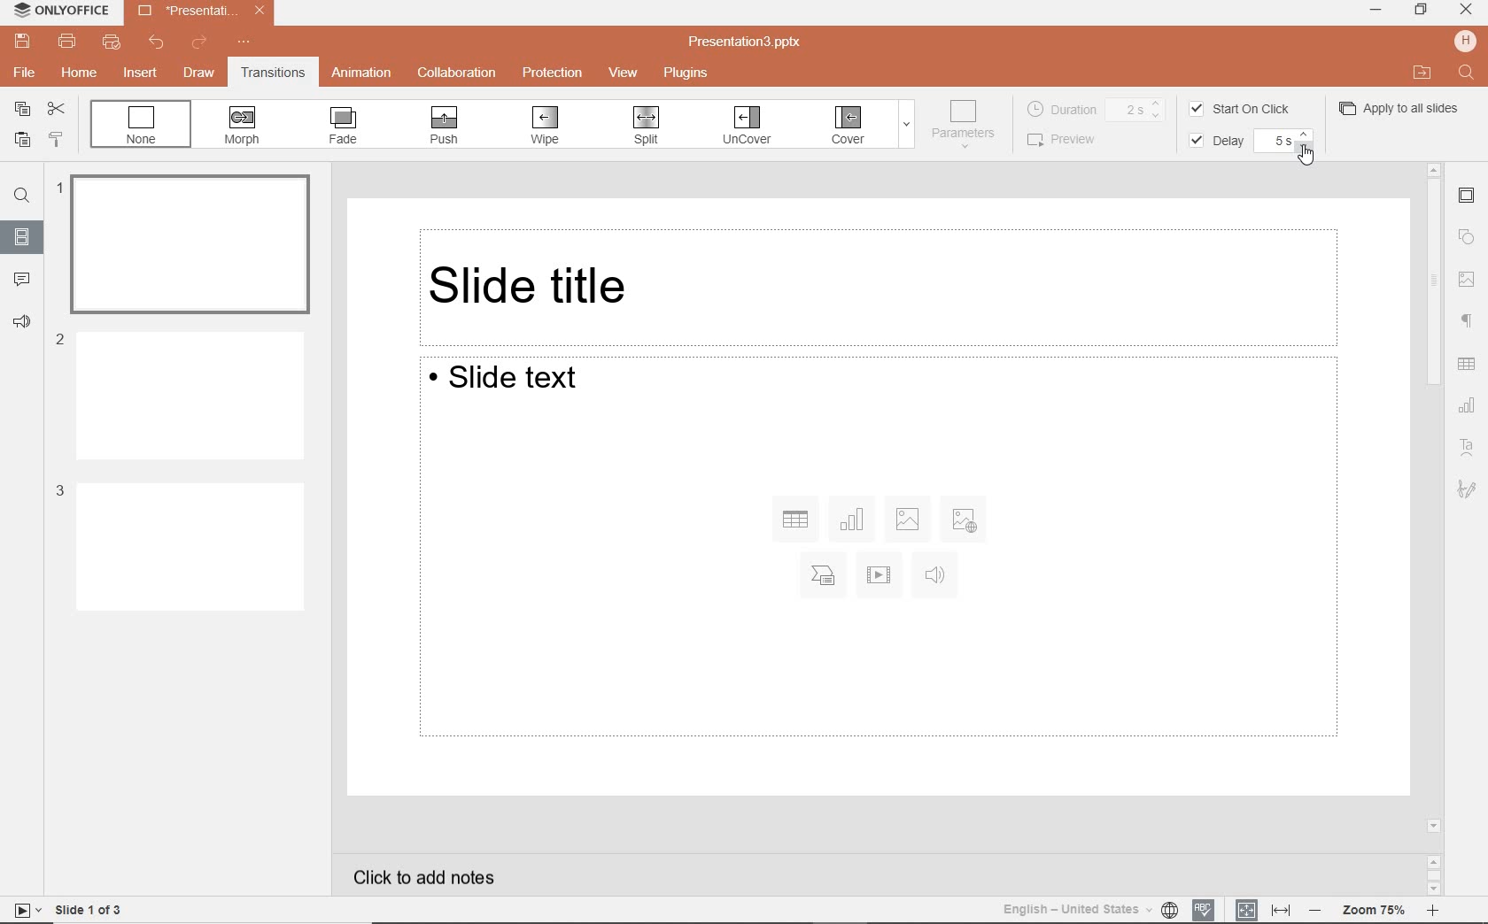  I want to click on Presentation3.pptx, so click(746, 42).